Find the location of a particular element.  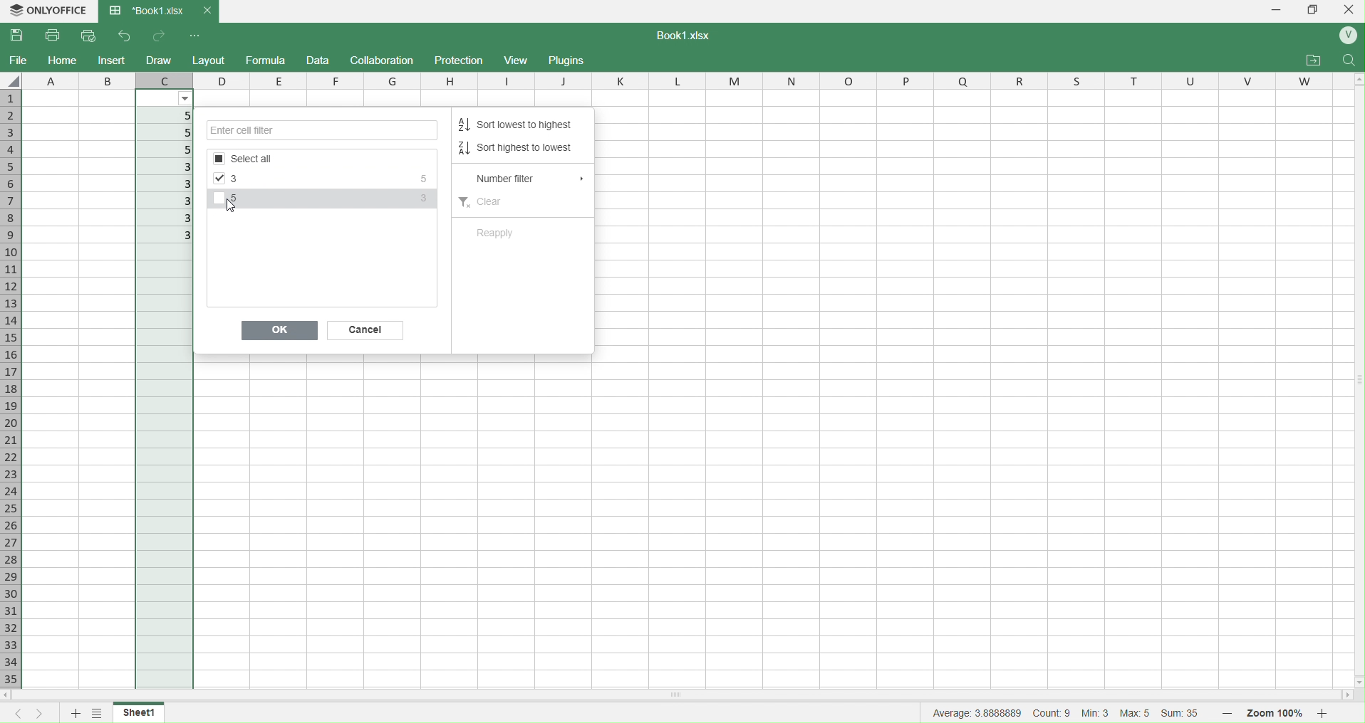

Quick Print is located at coordinates (88, 35).